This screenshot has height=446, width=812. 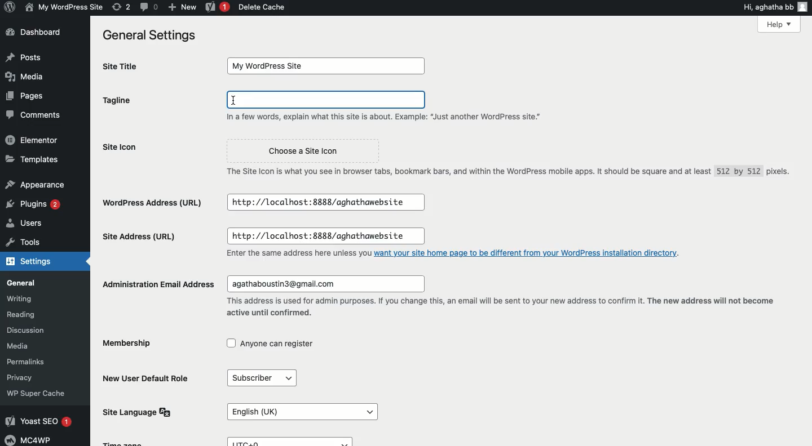 What do you see at coordinates (33, 204) in the screenshot?
I see `Plugins 2` at bounding box center [33, 204].